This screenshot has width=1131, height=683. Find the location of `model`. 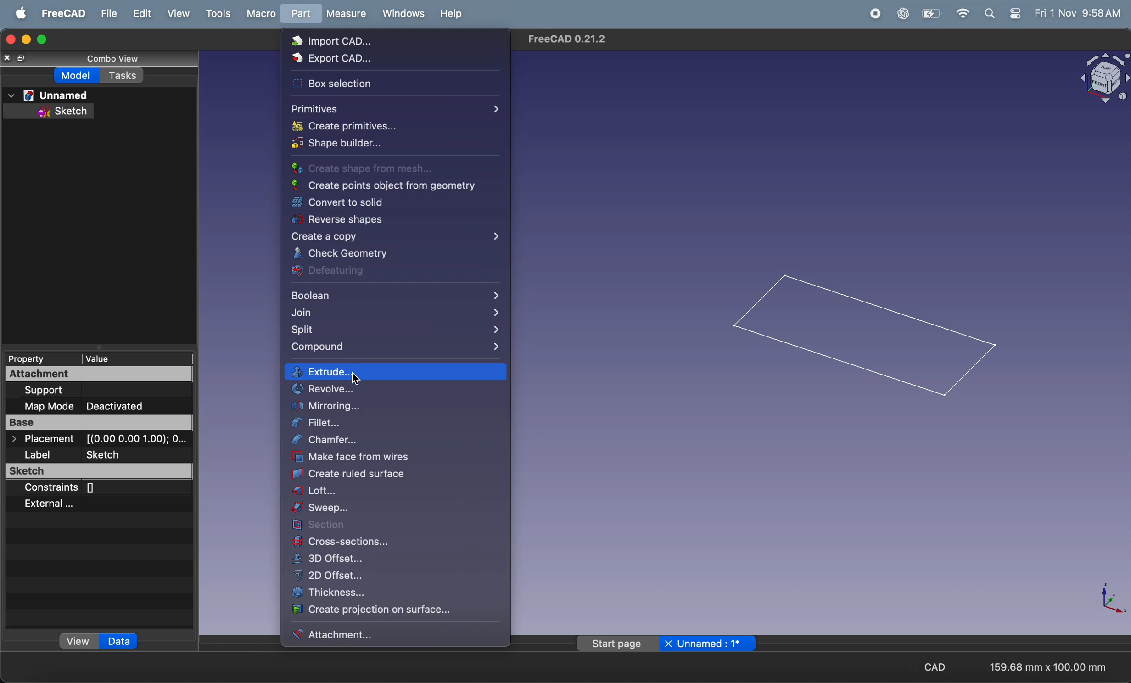

model is located at coordinates (74, 75).